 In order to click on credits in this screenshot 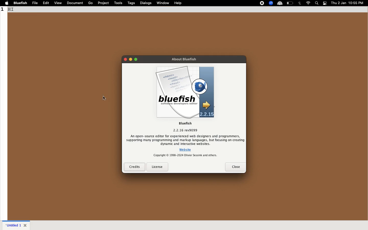, I will do `click(134, 167)`.